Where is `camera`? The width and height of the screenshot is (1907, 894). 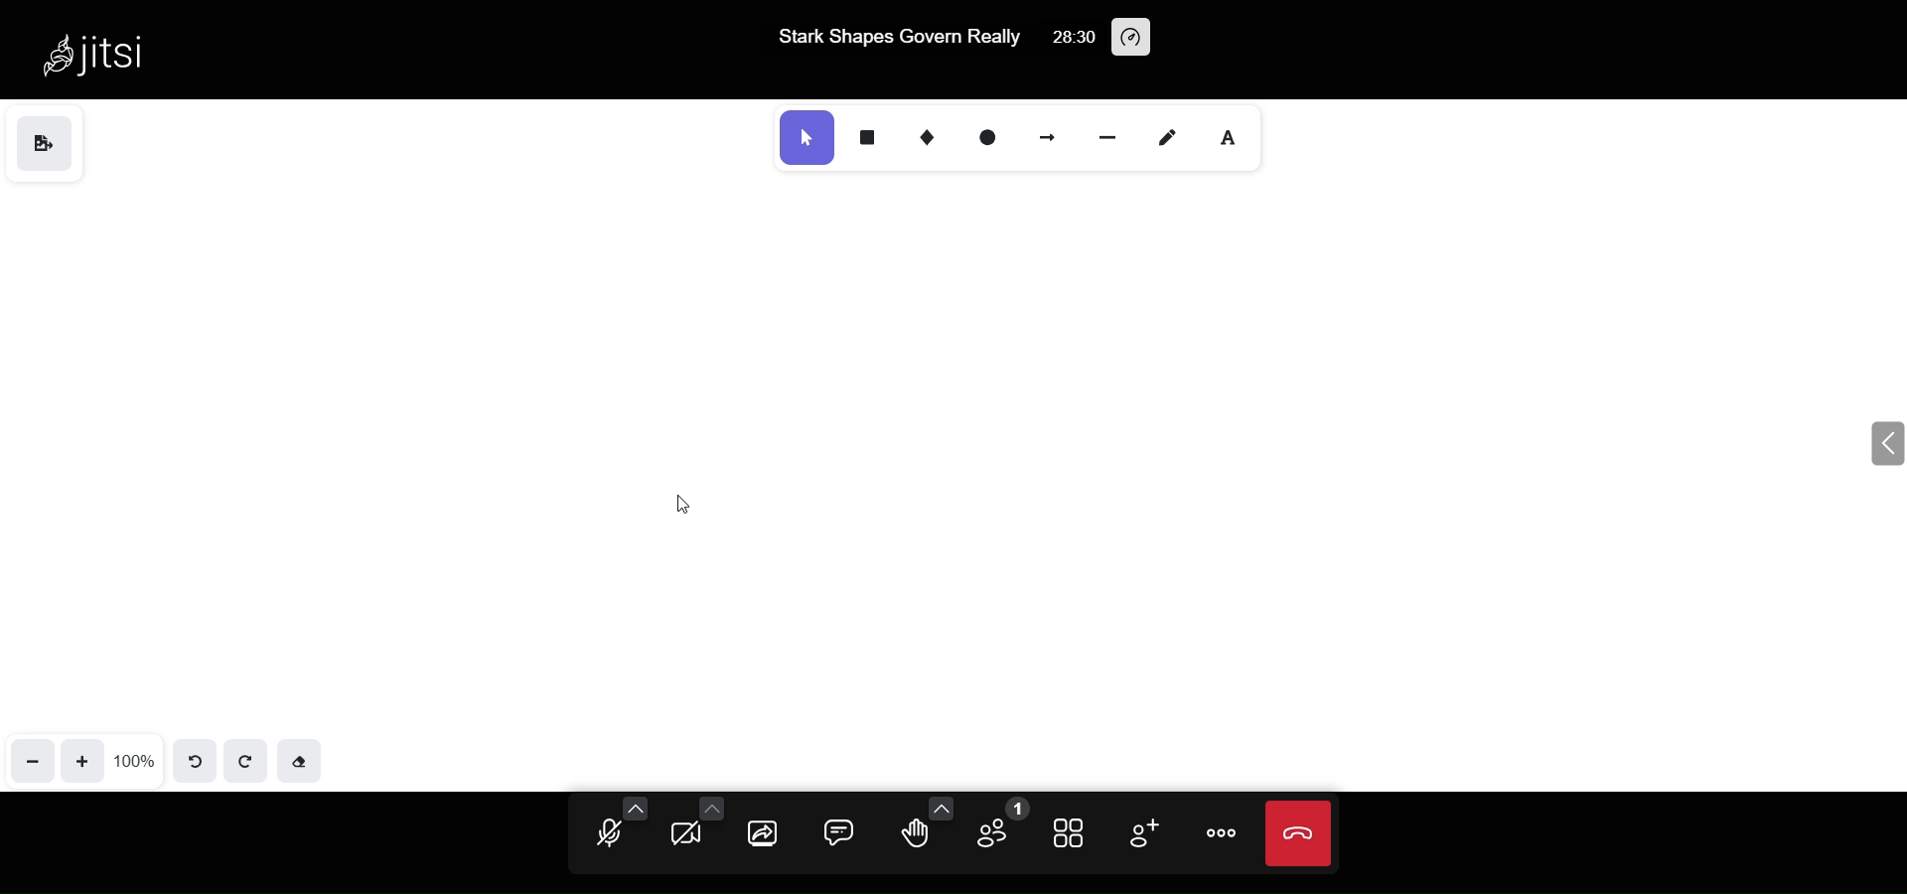
camera is located at coordinates (687, 835).